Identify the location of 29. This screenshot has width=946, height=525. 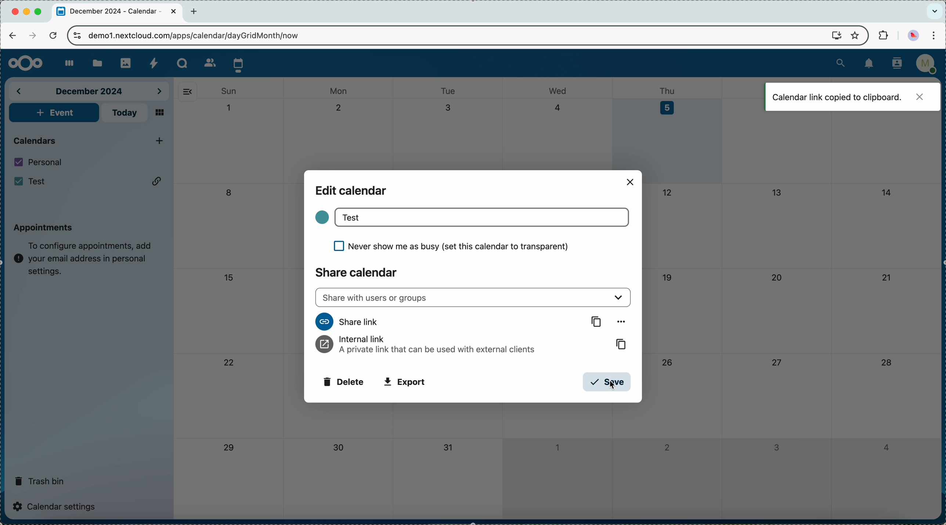
(228, 448).